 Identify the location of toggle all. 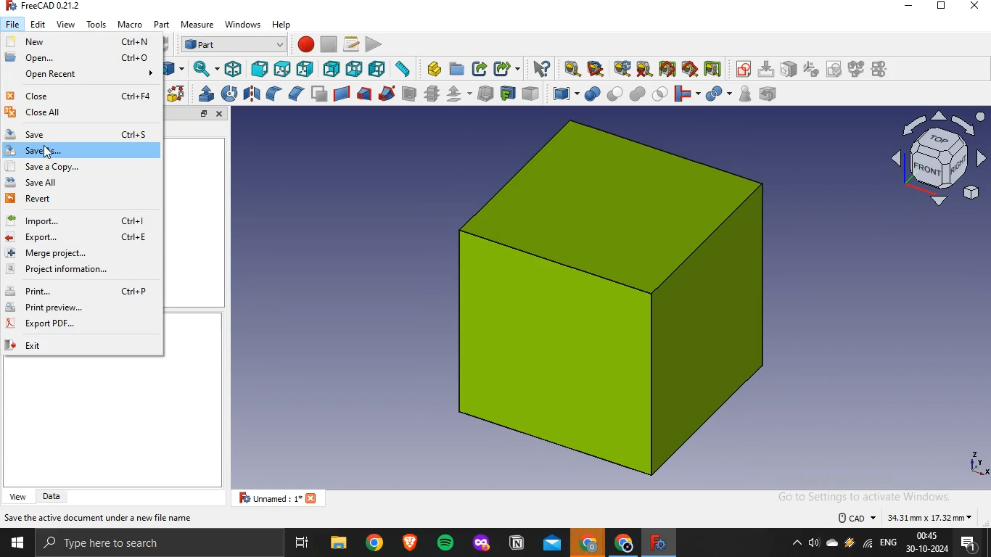
(667, 69).